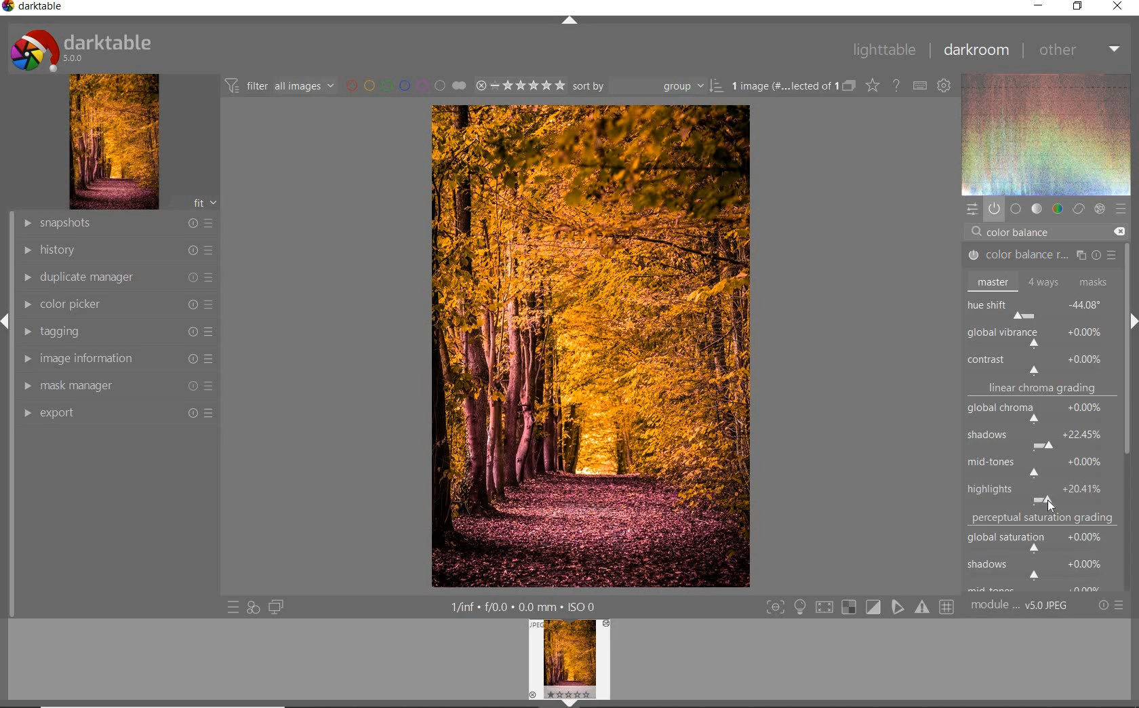  Describe the element at coordinates (273, 607) in the screenshot. I see `display a second darkroom image window` at that location.